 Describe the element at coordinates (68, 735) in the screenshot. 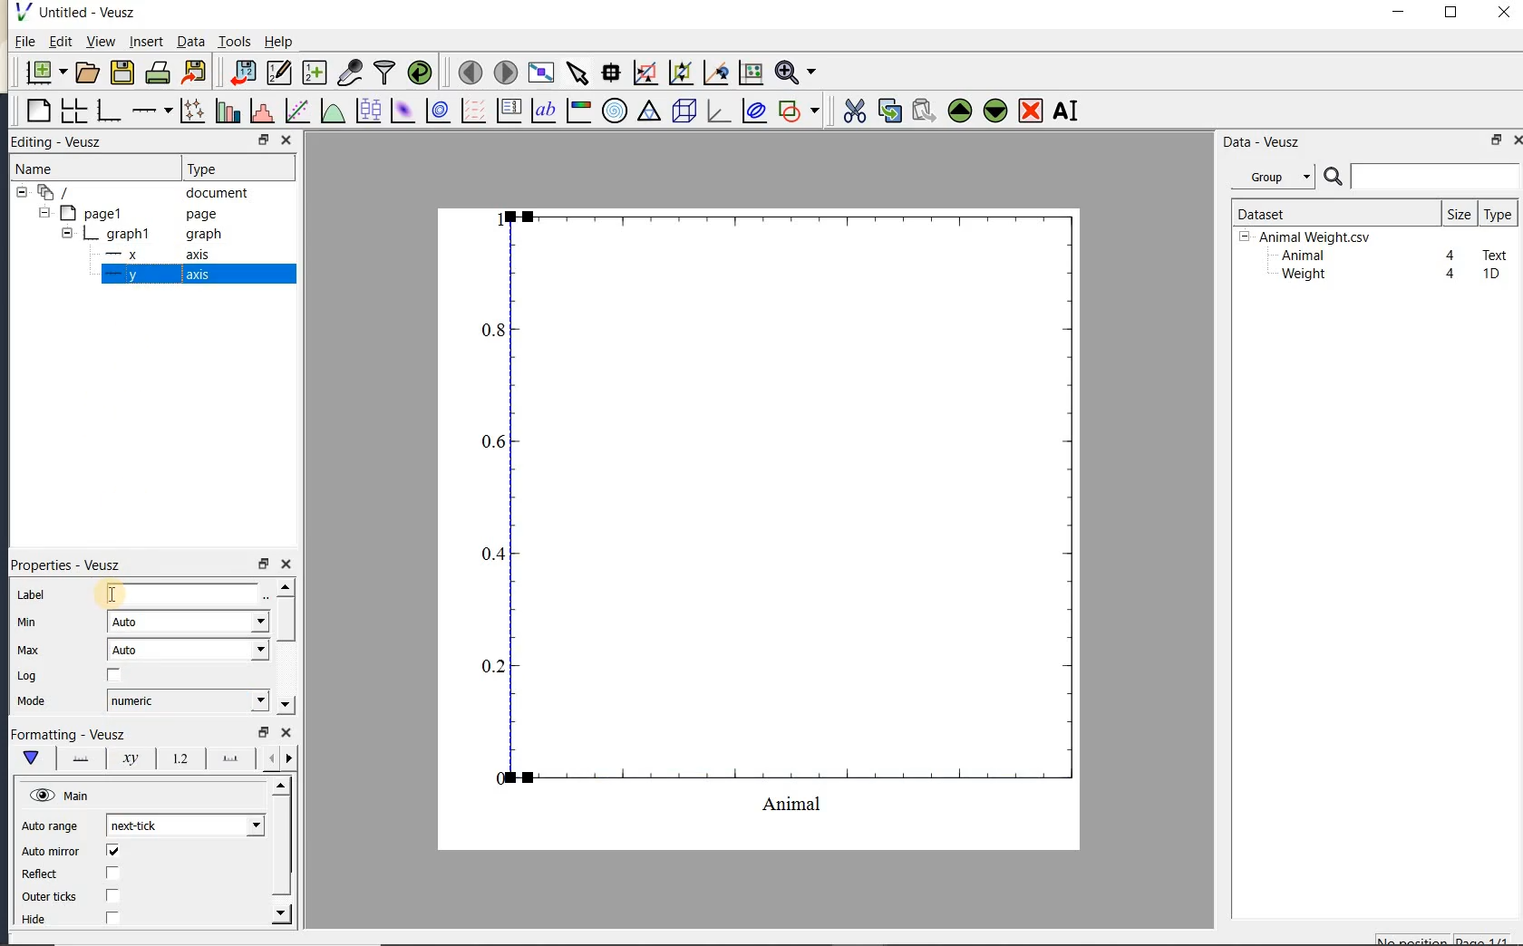

I see `Formatting - Veusz` at that location.